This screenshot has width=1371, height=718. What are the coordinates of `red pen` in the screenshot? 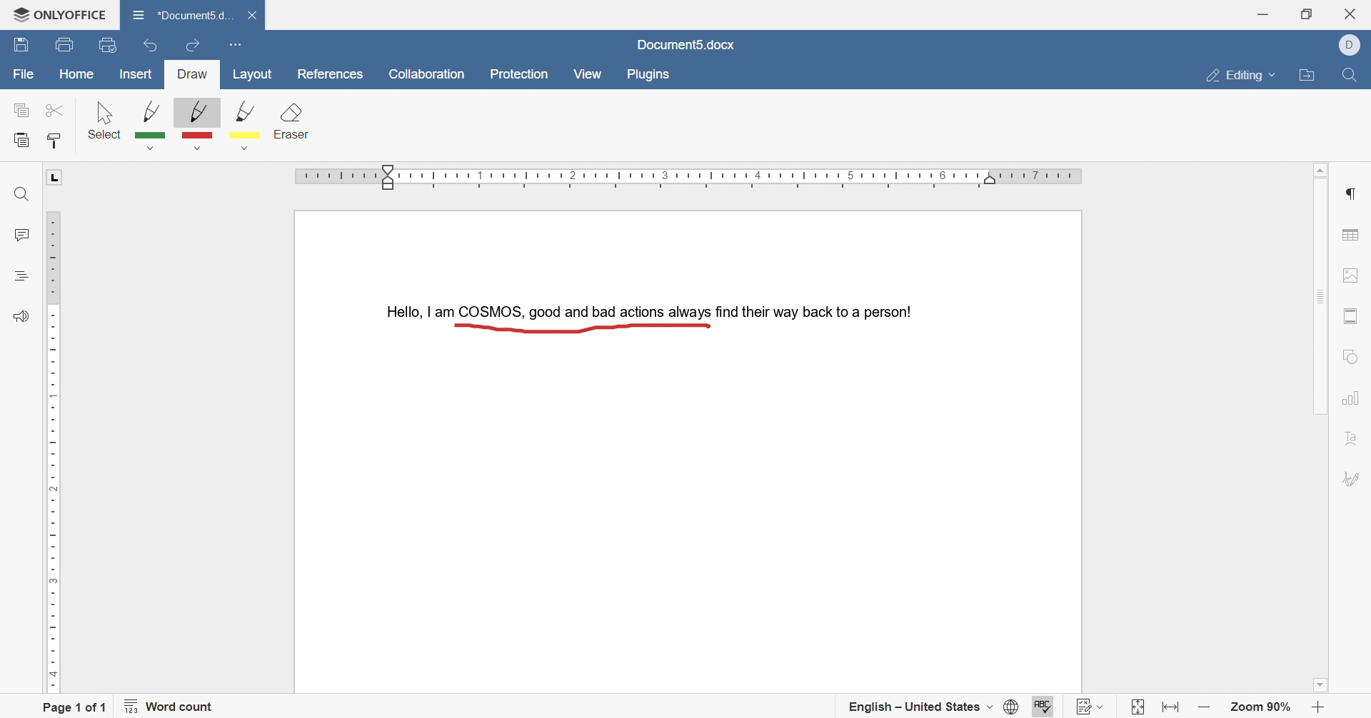 It's located at (195, 125).